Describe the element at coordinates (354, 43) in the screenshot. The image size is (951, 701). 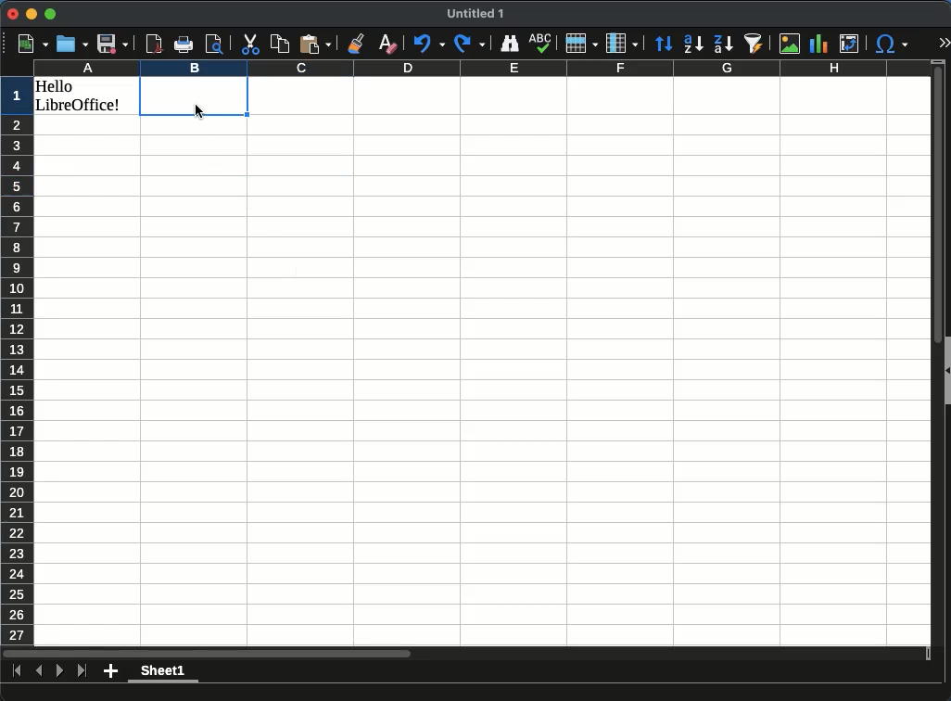
I see `clone formatting` at that location.